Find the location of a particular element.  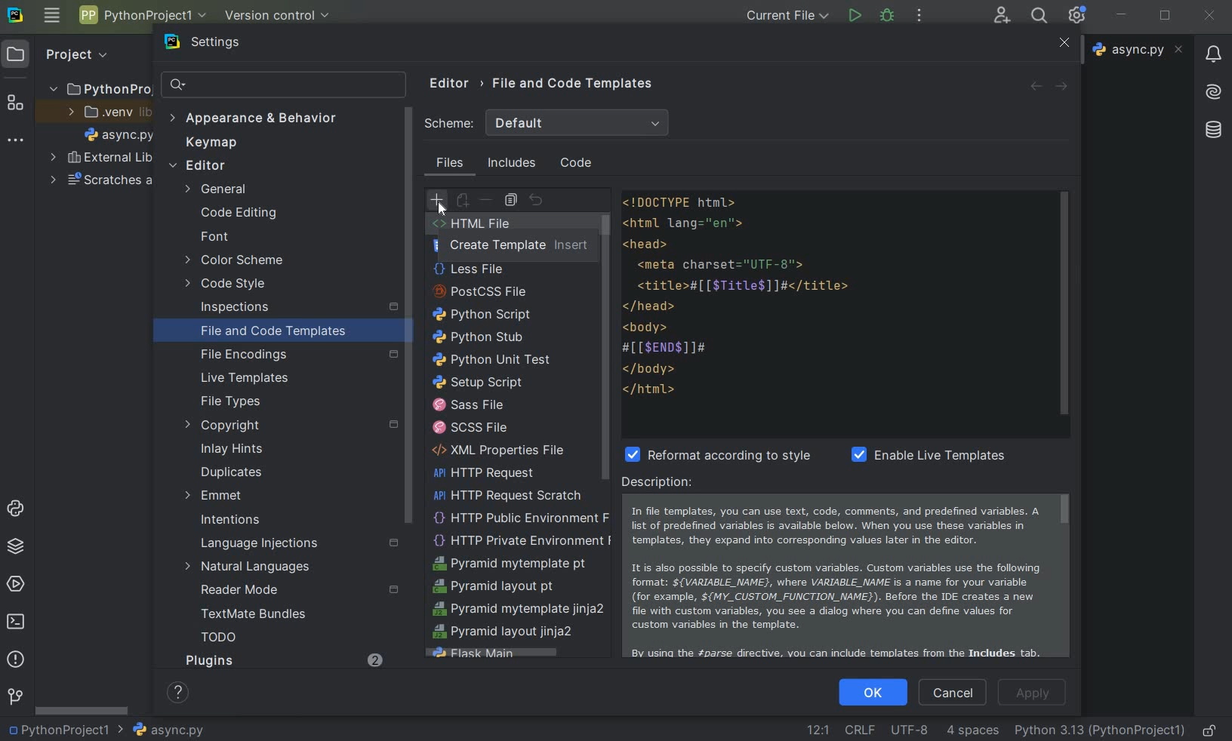

external libraries is located at coordinates (97, 158).